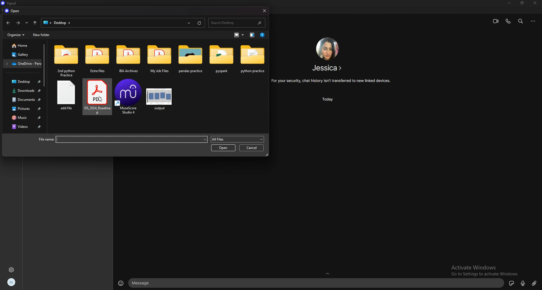  I want to click on folder, so click(66, 61).